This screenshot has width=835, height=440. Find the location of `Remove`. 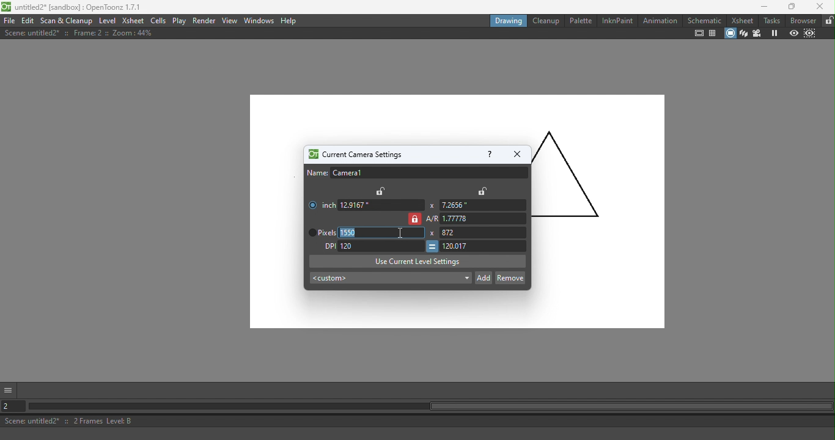

Remove is located at coordinates (510, 277).